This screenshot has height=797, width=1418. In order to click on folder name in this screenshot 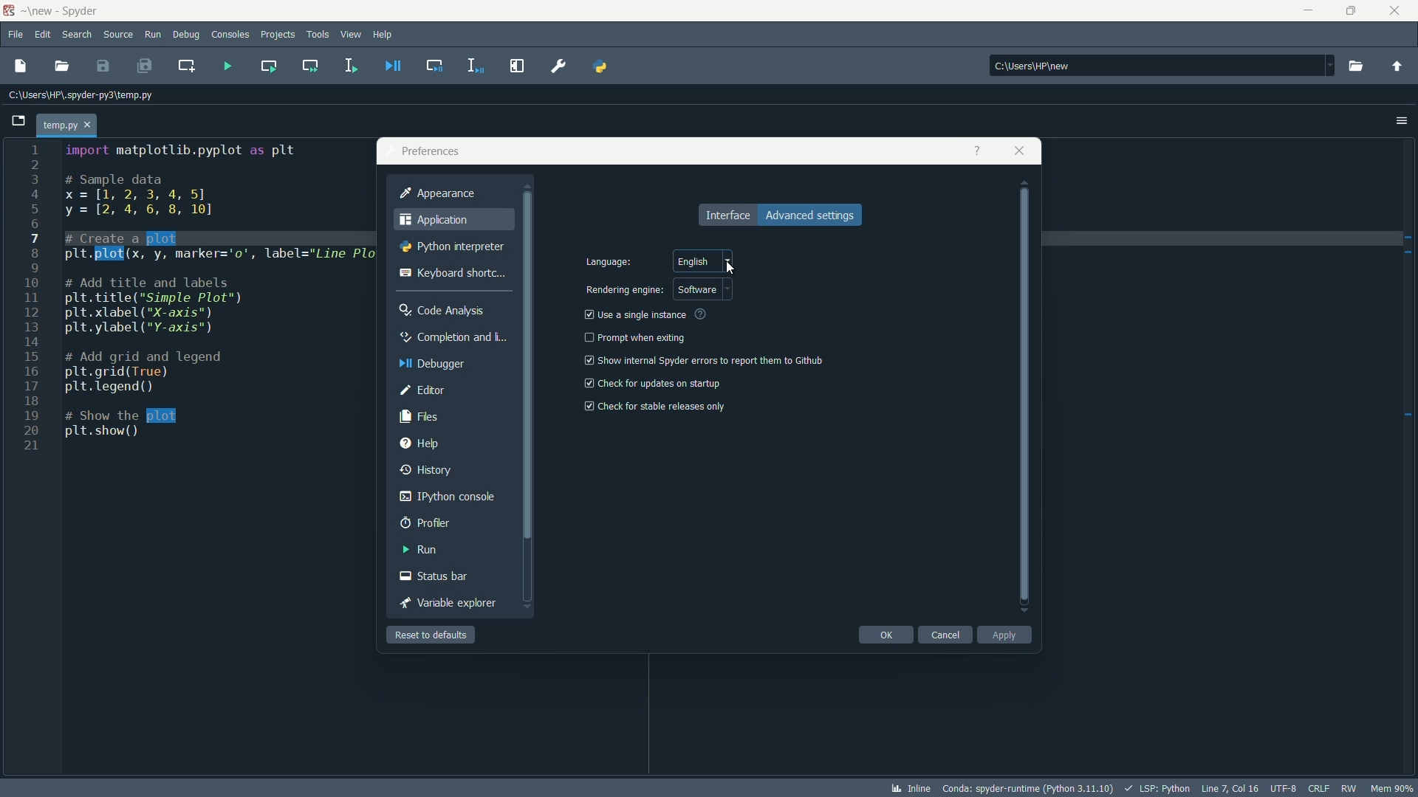, I will do `click(38, 12)`.